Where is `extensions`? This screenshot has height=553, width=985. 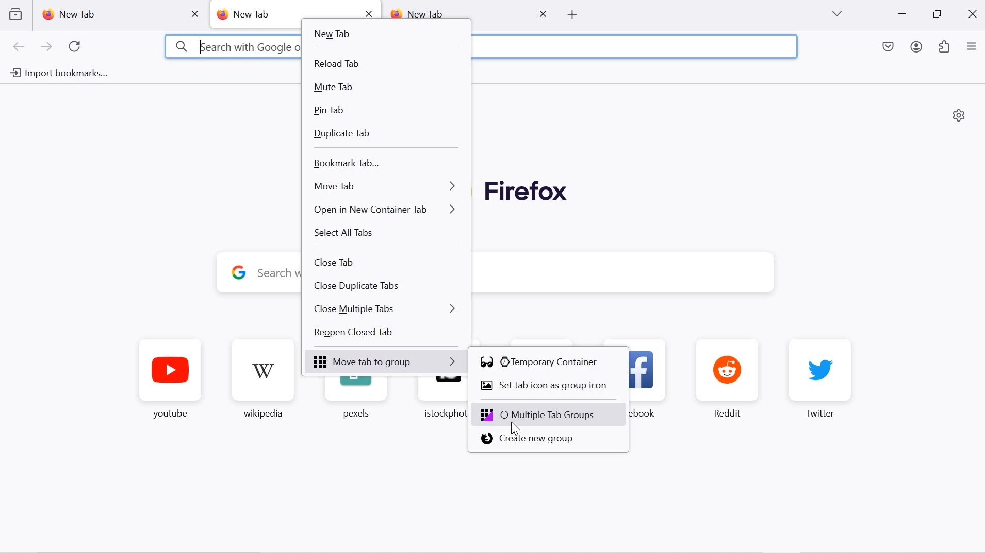
extensions is located at coordinates (945, 48).